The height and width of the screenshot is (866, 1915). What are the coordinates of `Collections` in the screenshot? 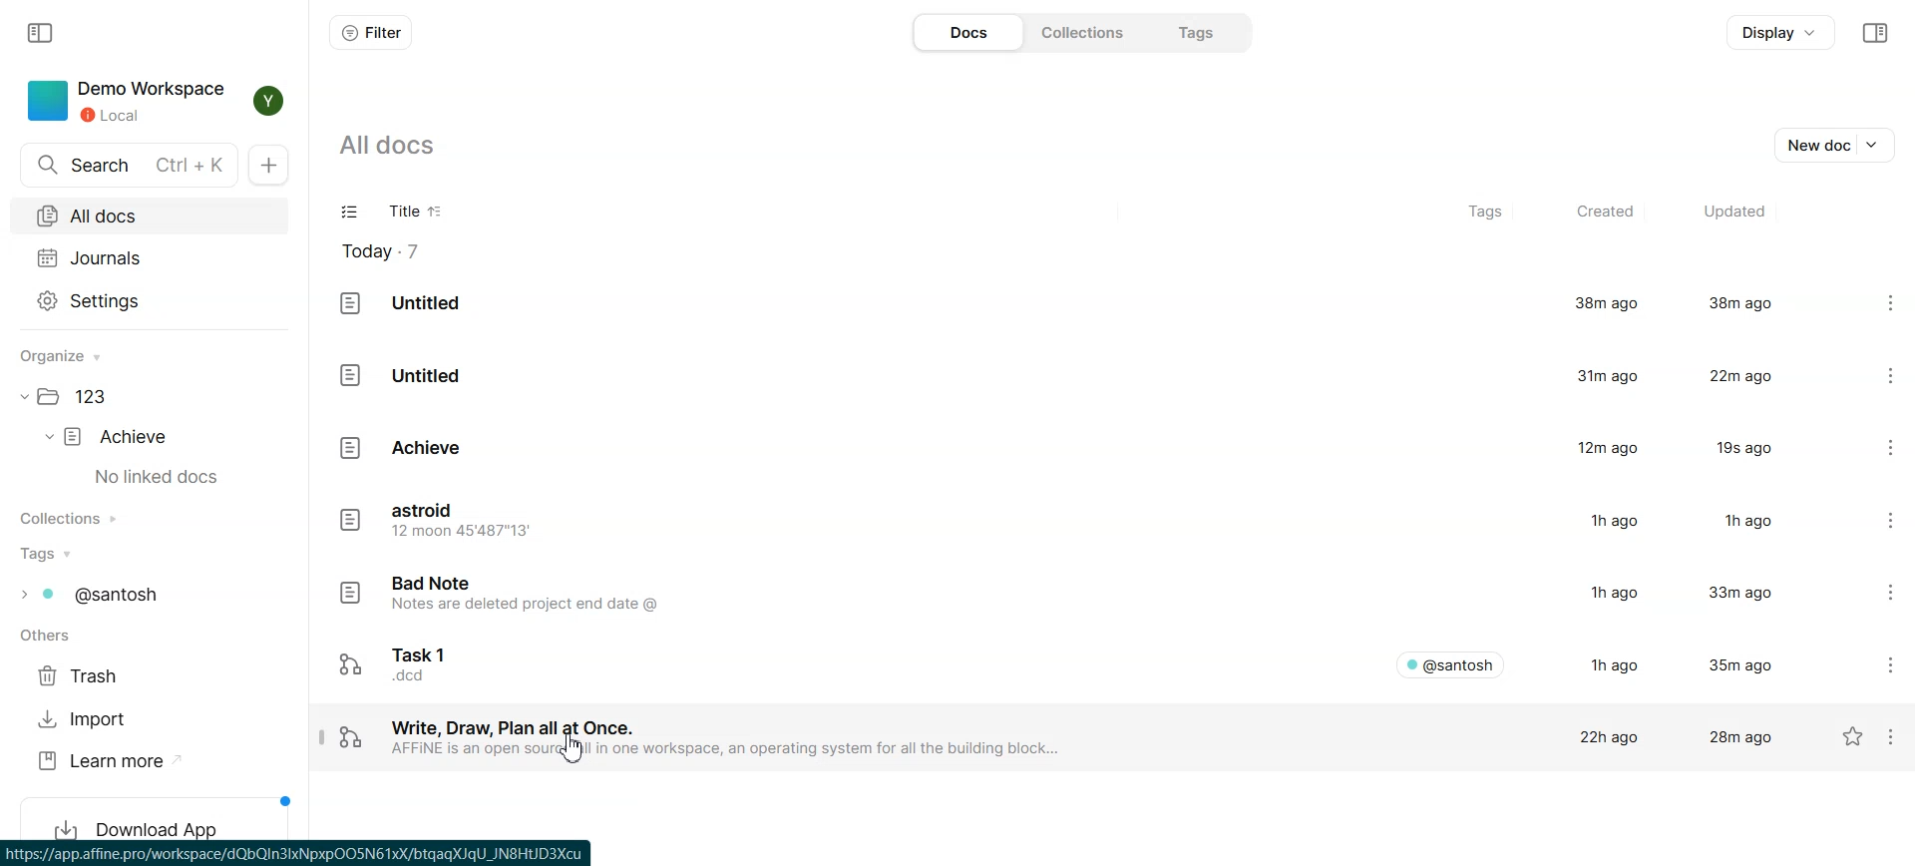 It's located at (77, 518).